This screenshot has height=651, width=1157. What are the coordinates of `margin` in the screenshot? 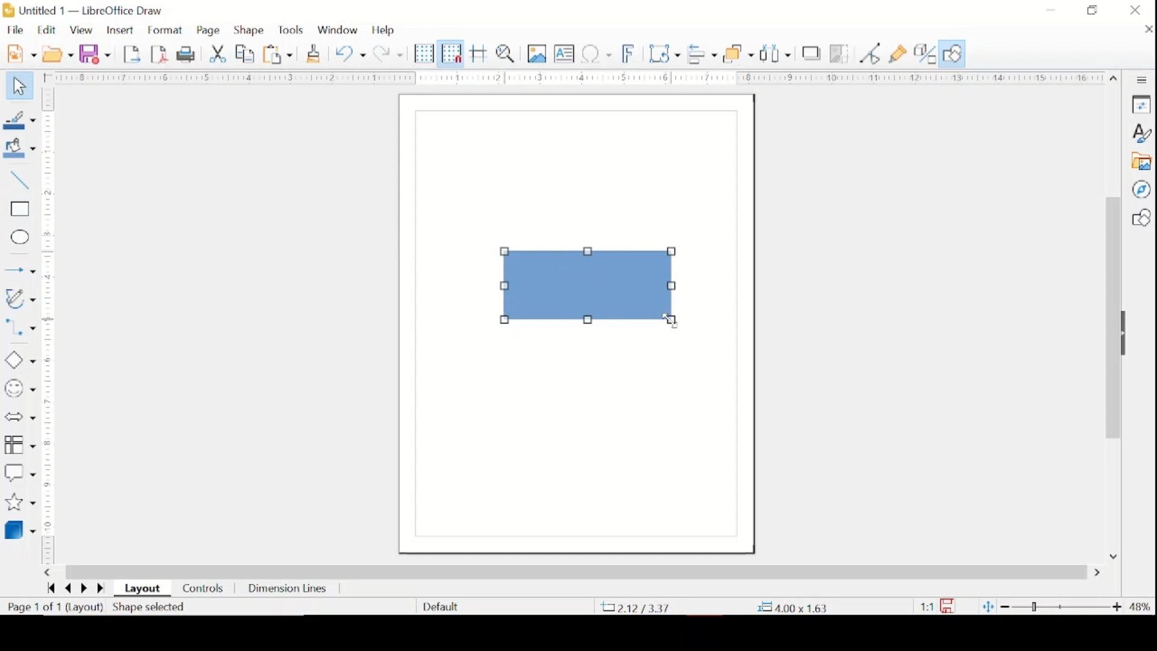 It's located at (571, 77).